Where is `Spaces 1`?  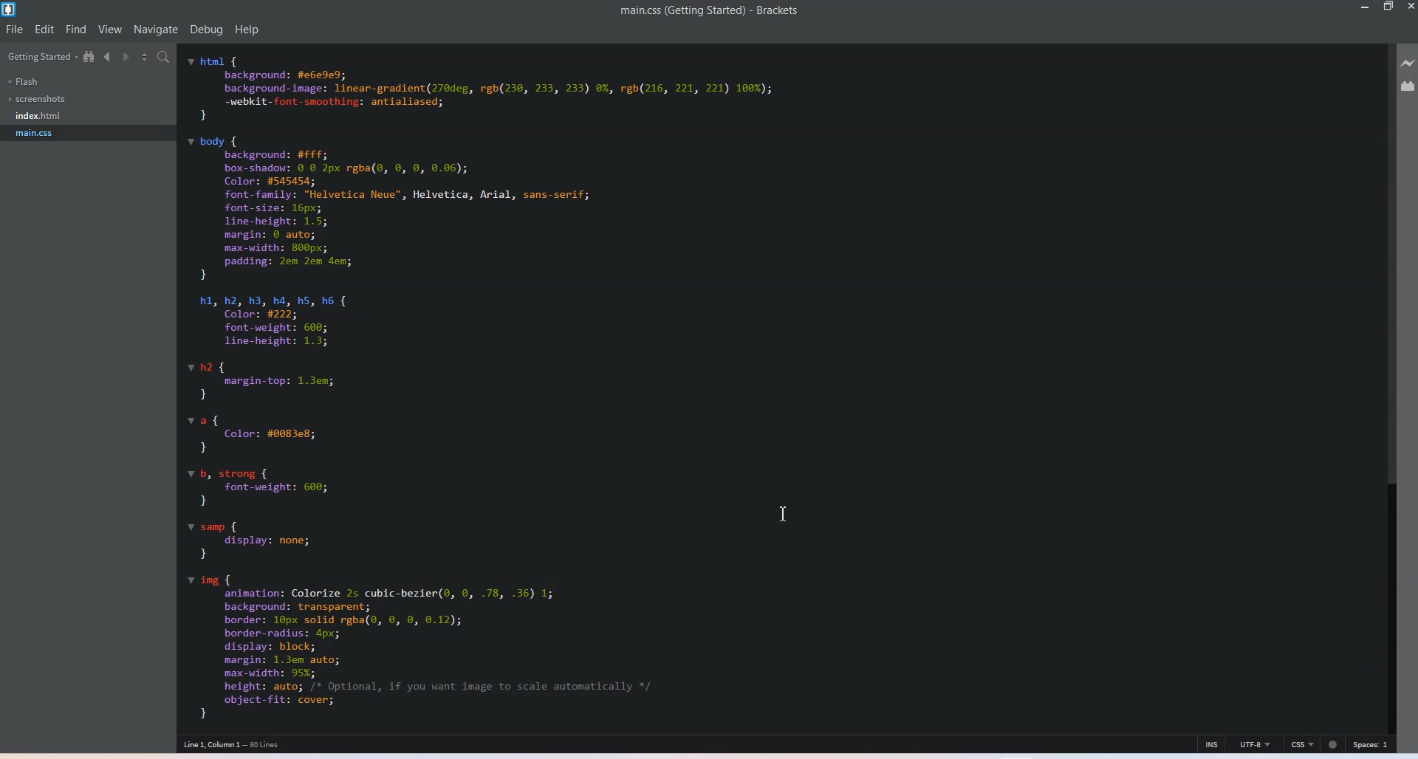
Spaces 1 is located at coordinates (1373, 744).